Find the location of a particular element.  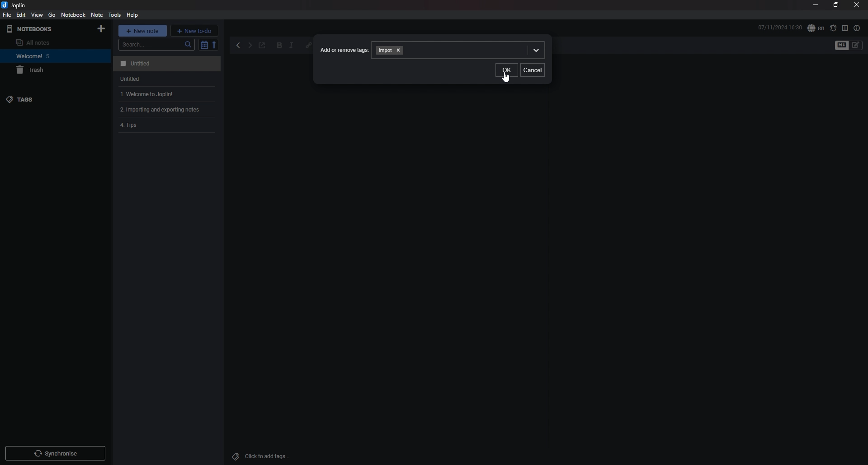

minimize is located at coordinates (816, 6).